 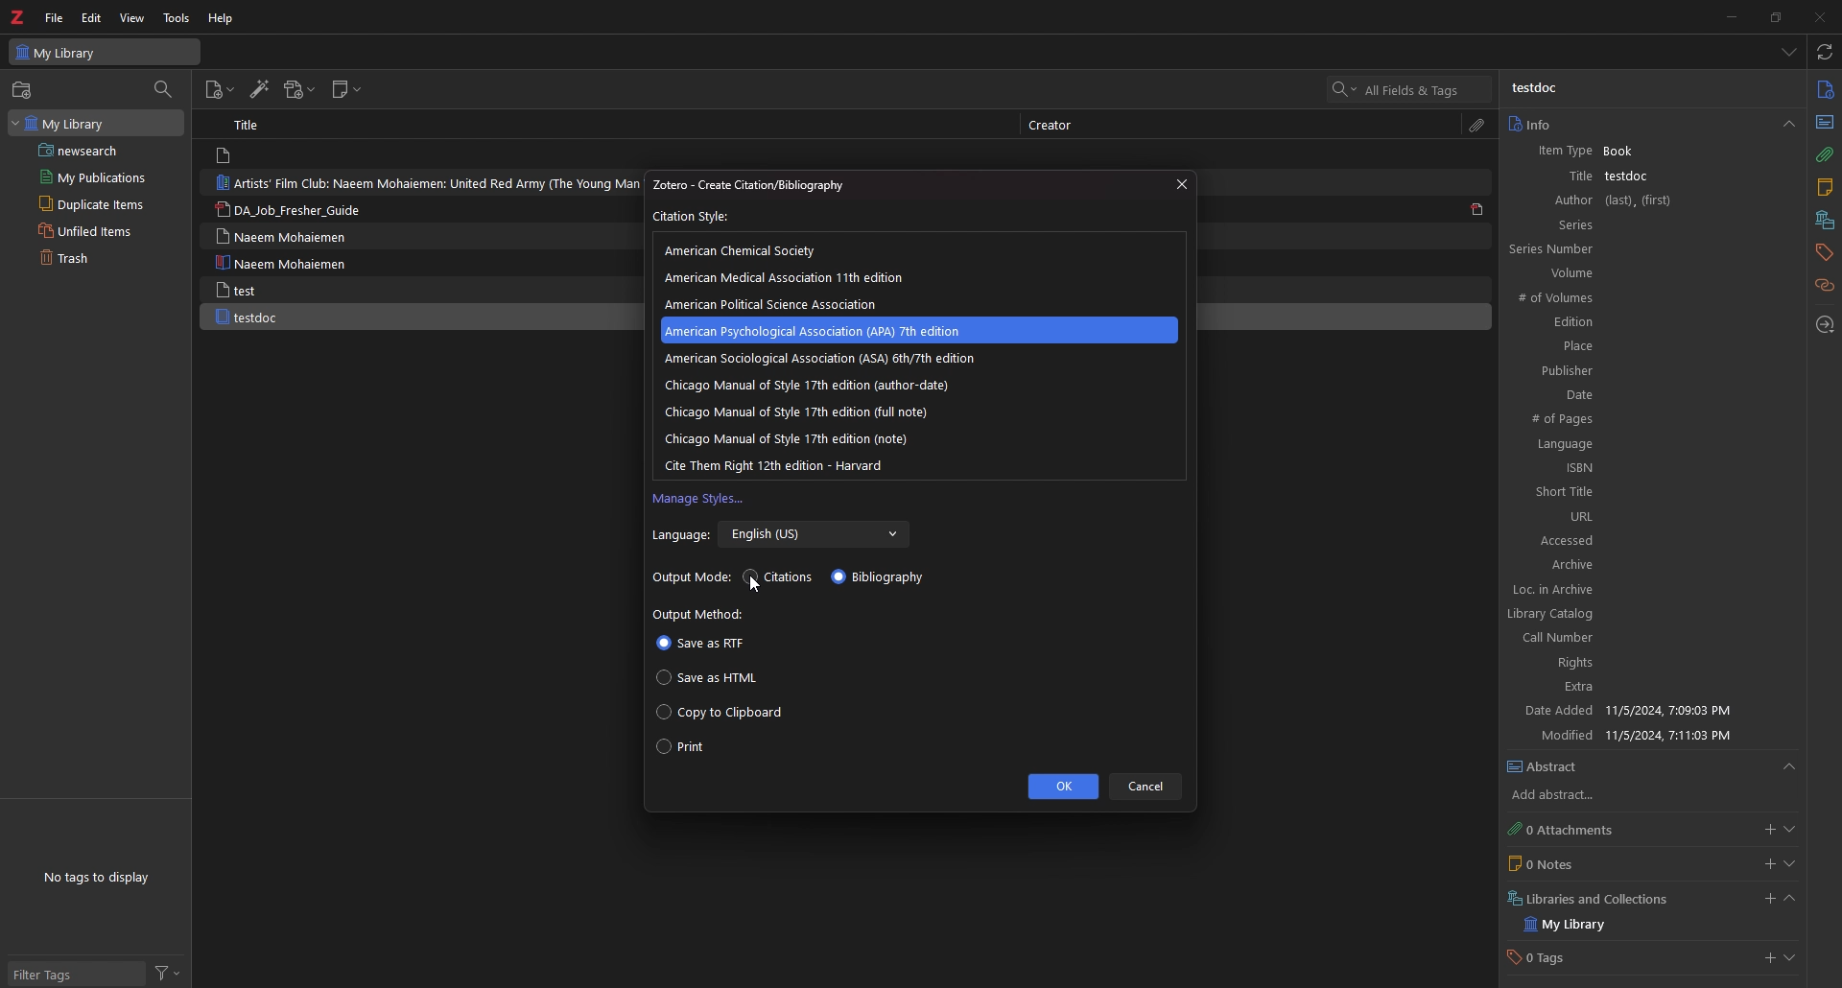 What do you see at coordinates (1826, 286) in the screenshot?
I see `related` at bounding box center [1826, 286].